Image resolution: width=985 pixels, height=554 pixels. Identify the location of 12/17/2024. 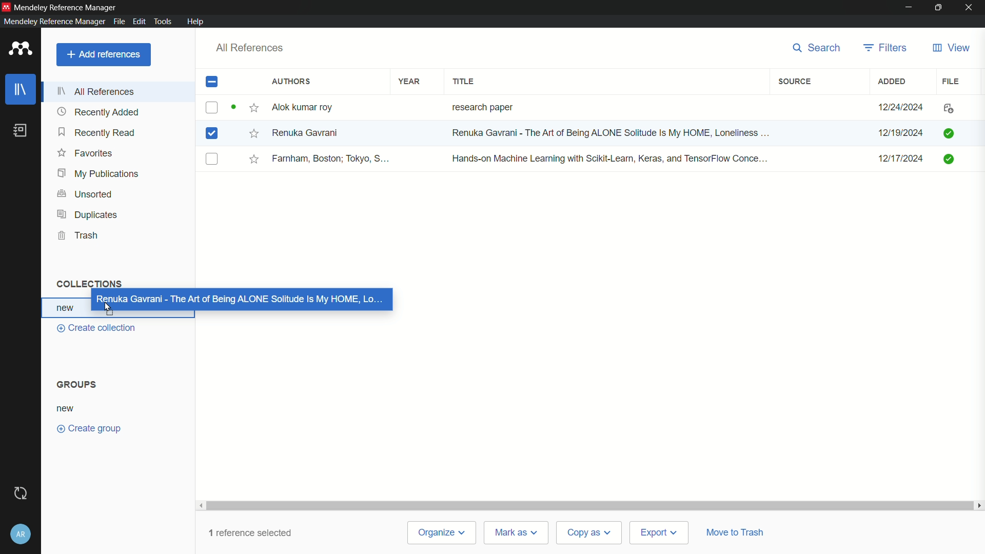
(895, 159).